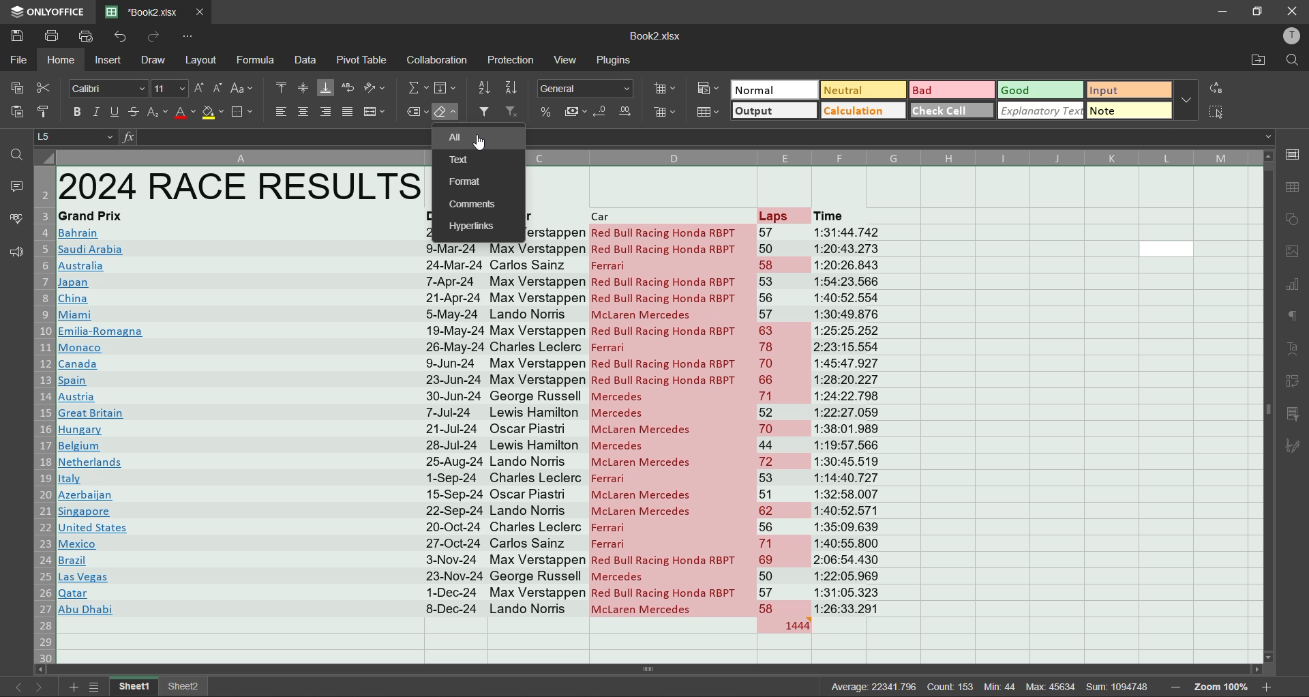 The width and height of the screenshot is (1309, 697). What do you see at coordinates (709, 113) in the screenshot?
I see `format as table` at bounding box center [709, 113].